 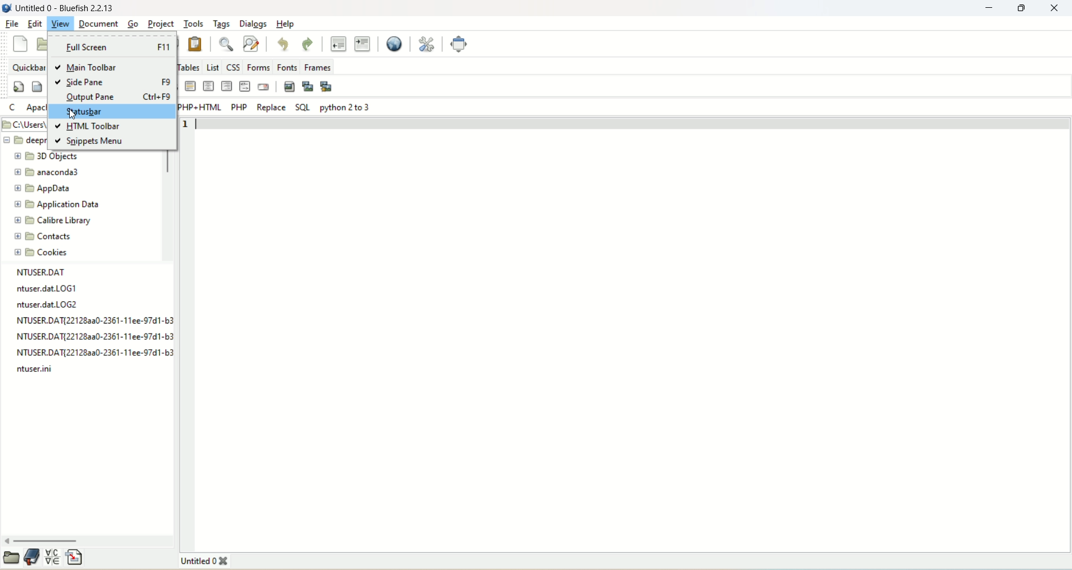 What do you see at coordinates (347, 107) in the screenshot?
I see `python 2 to 3` at bounding box center [347, 107].